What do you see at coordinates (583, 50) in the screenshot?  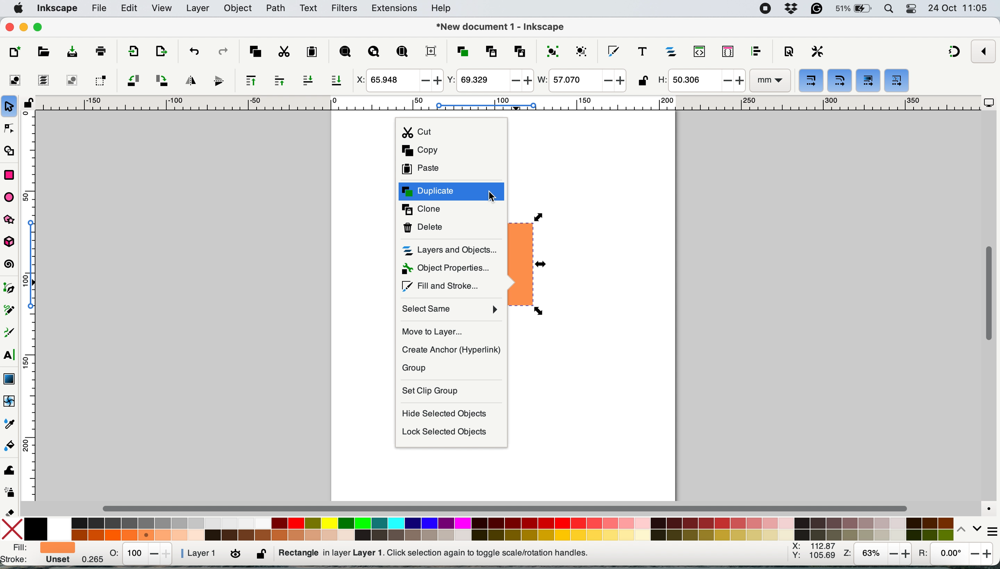 I see `ungroup` at bounding box center [583, 50].